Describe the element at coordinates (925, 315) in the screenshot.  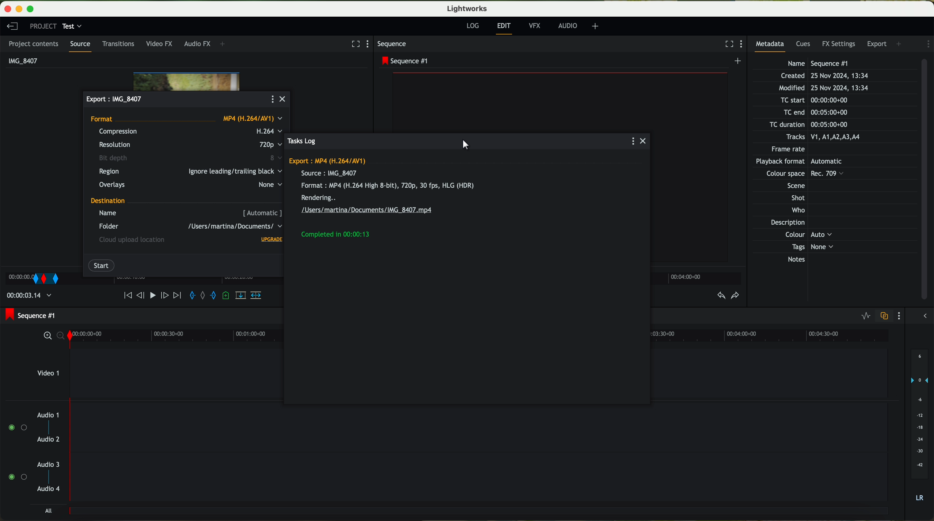
I see `show/hide the full audio mix menu` at that location.